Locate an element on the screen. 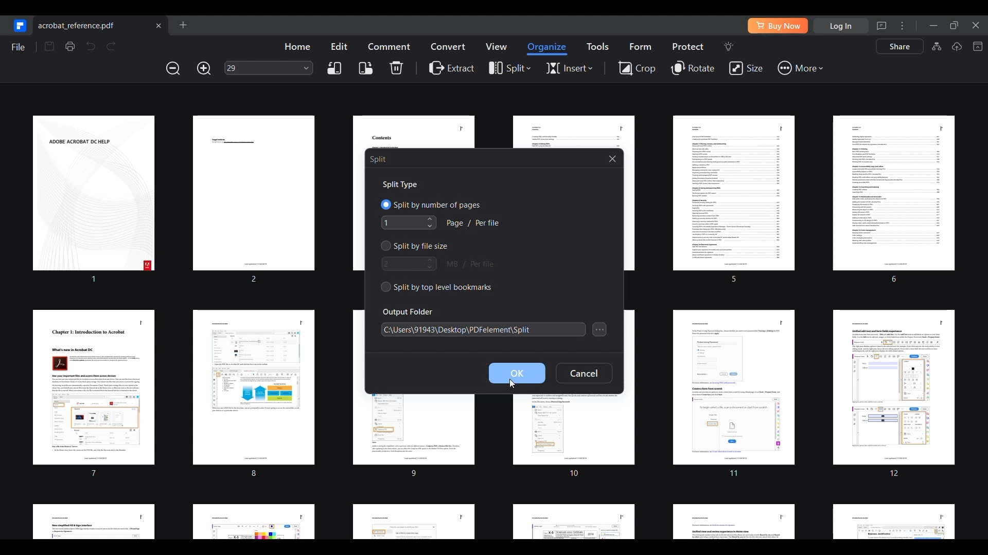 The width and height of the screenshot is (988, 555). Form is located at coordinates (640, 46).